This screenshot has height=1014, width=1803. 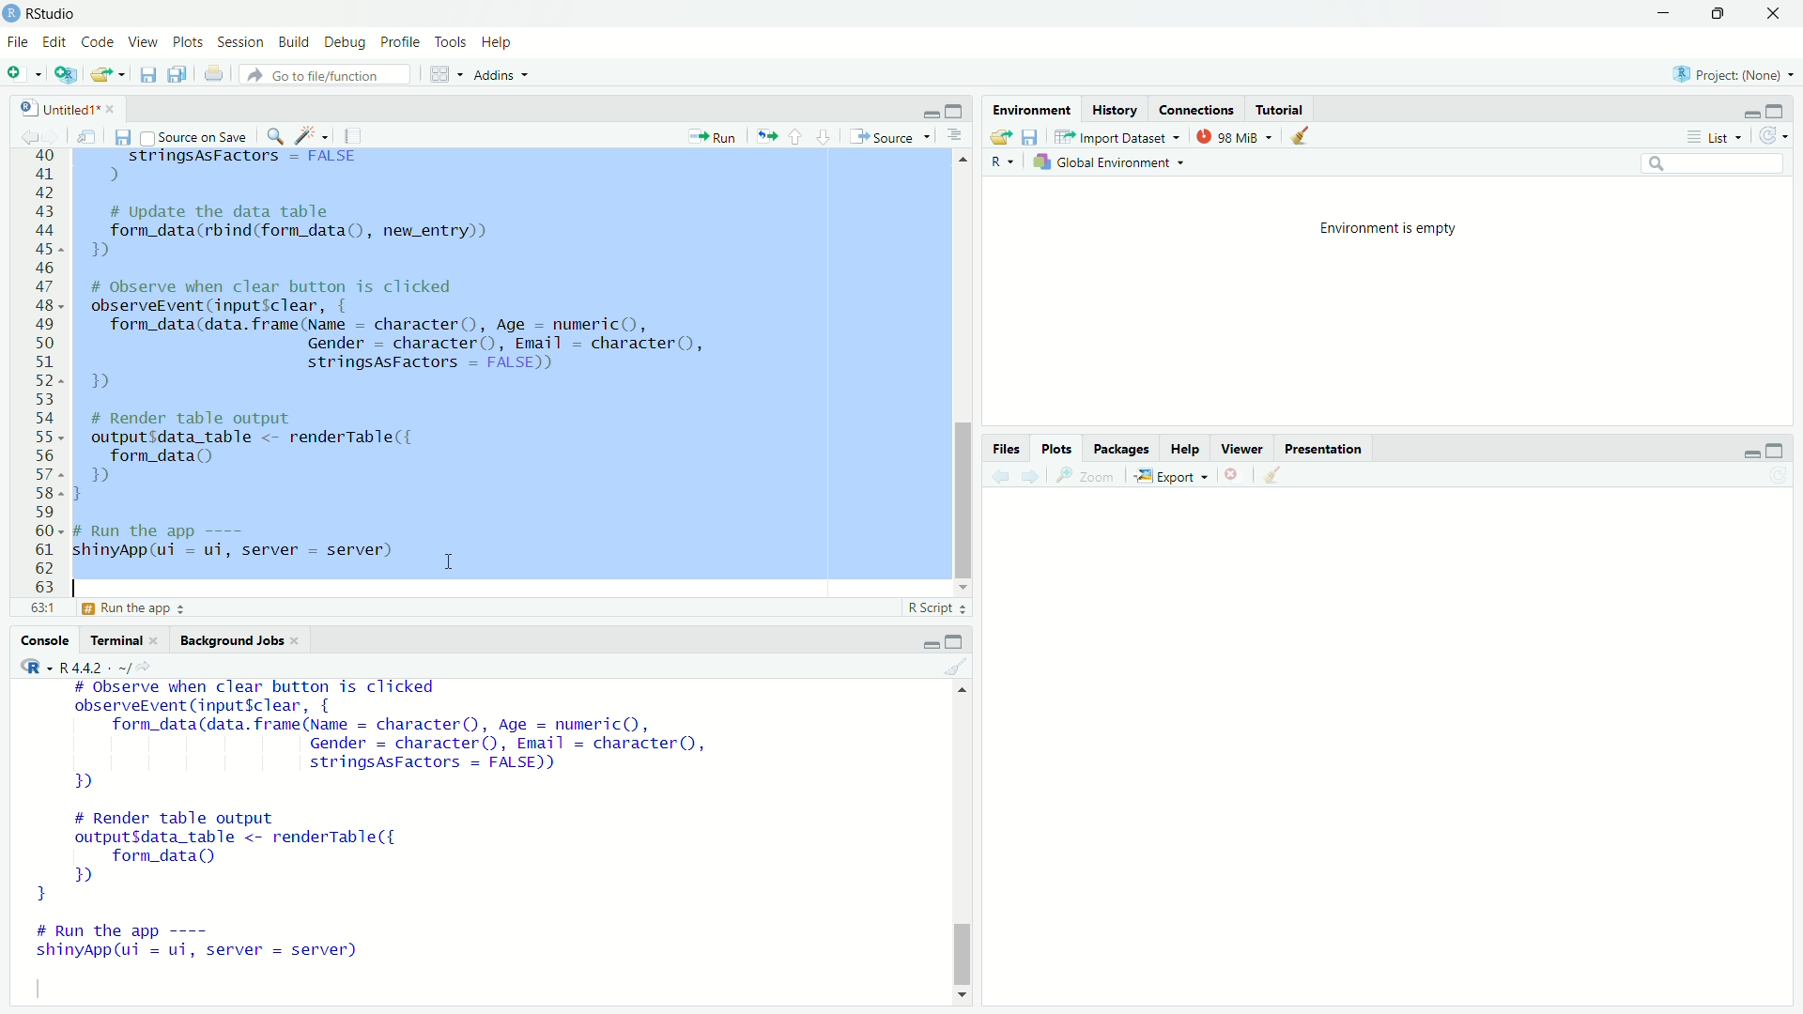 I want to click on Files, so click(x=1003, y=449).